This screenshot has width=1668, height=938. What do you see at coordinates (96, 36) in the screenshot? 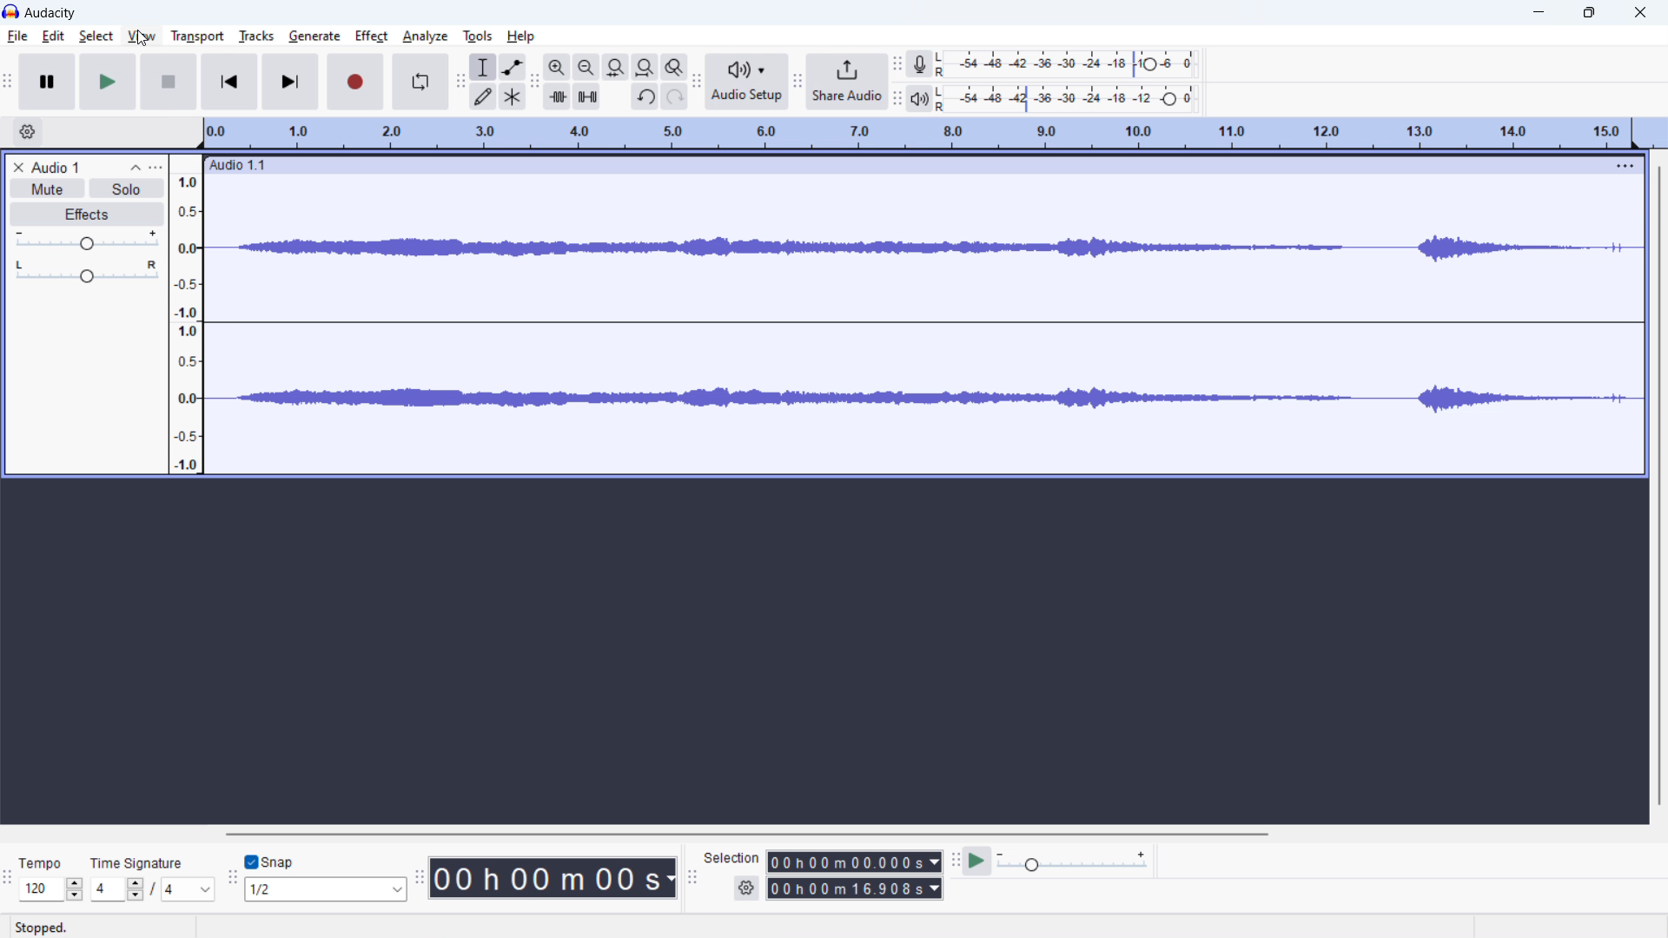
I see `select` at bounding box center [96, 36].